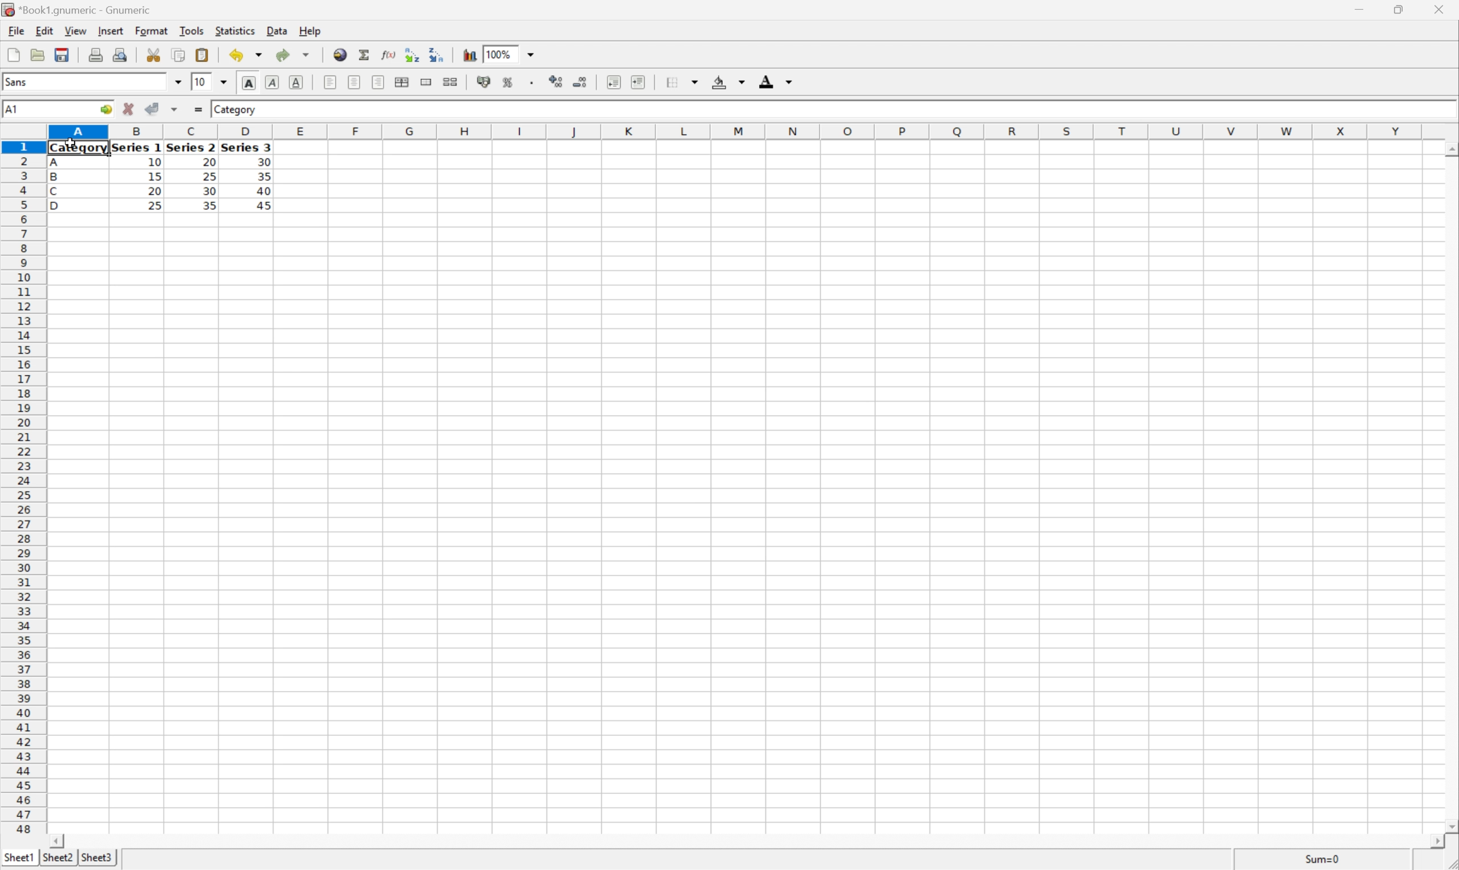  I want to click on Scroll Left, so click(59, 841).